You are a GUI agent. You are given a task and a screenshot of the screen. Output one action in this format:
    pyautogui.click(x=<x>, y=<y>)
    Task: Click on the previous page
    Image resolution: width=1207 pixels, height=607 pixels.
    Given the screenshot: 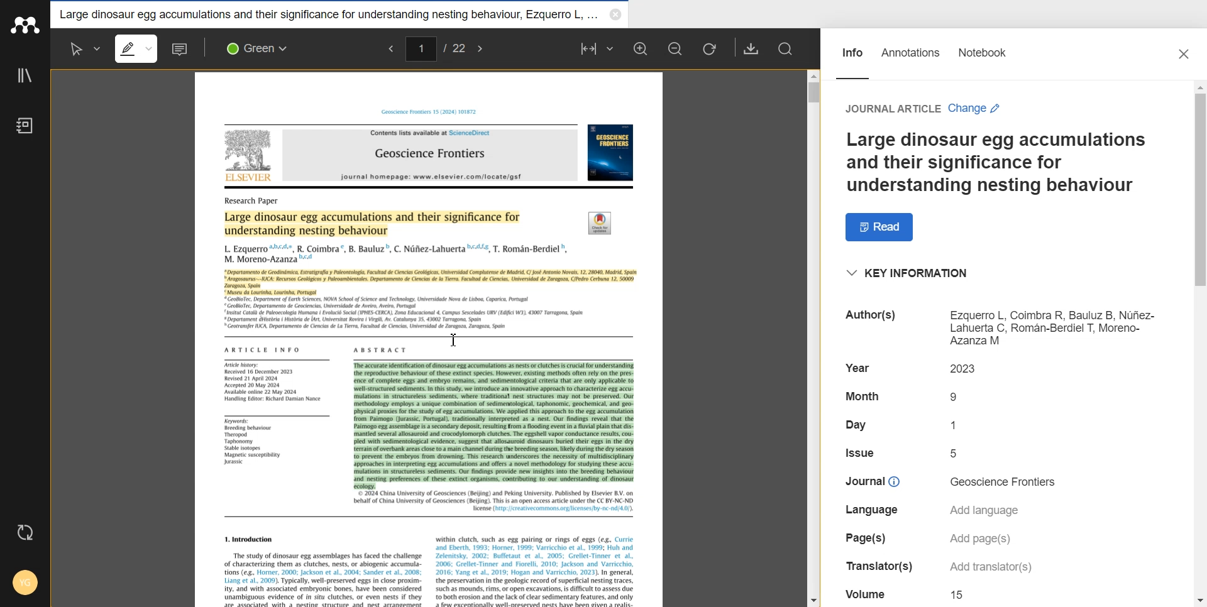 What is the action you would take?
    pyautogui.click(x=388, y=50)
    